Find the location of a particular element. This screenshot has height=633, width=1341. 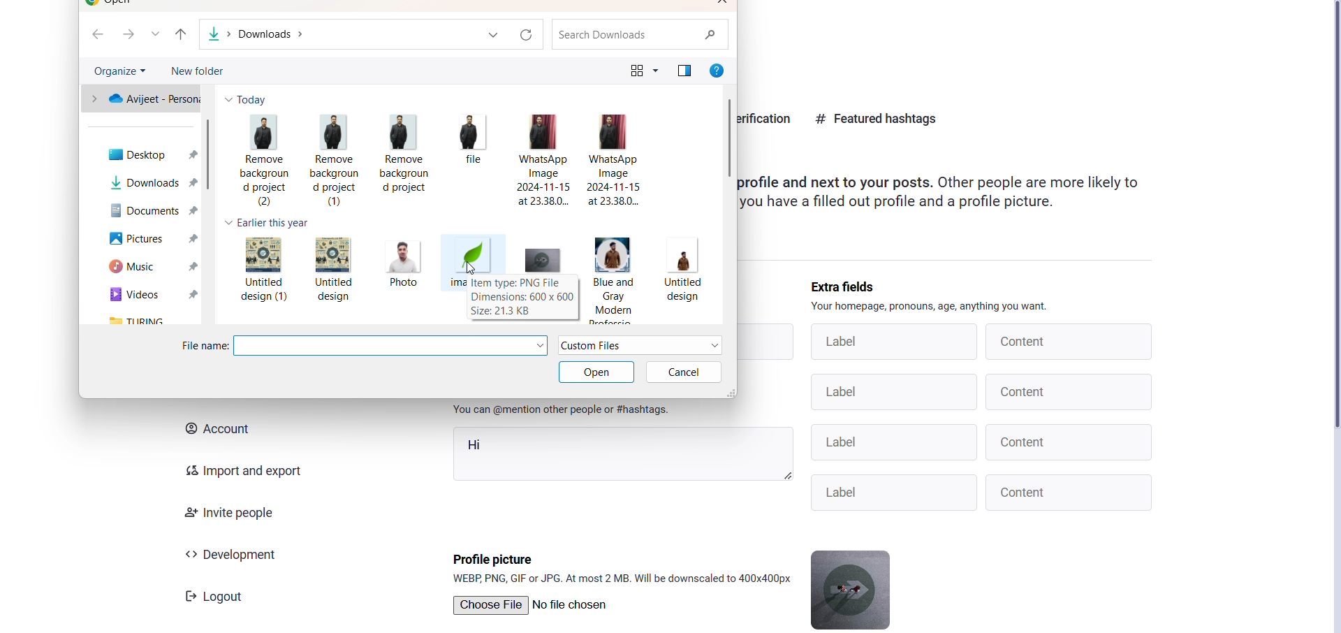

Choose File | No file chosen is located at coordinates (531, 605).